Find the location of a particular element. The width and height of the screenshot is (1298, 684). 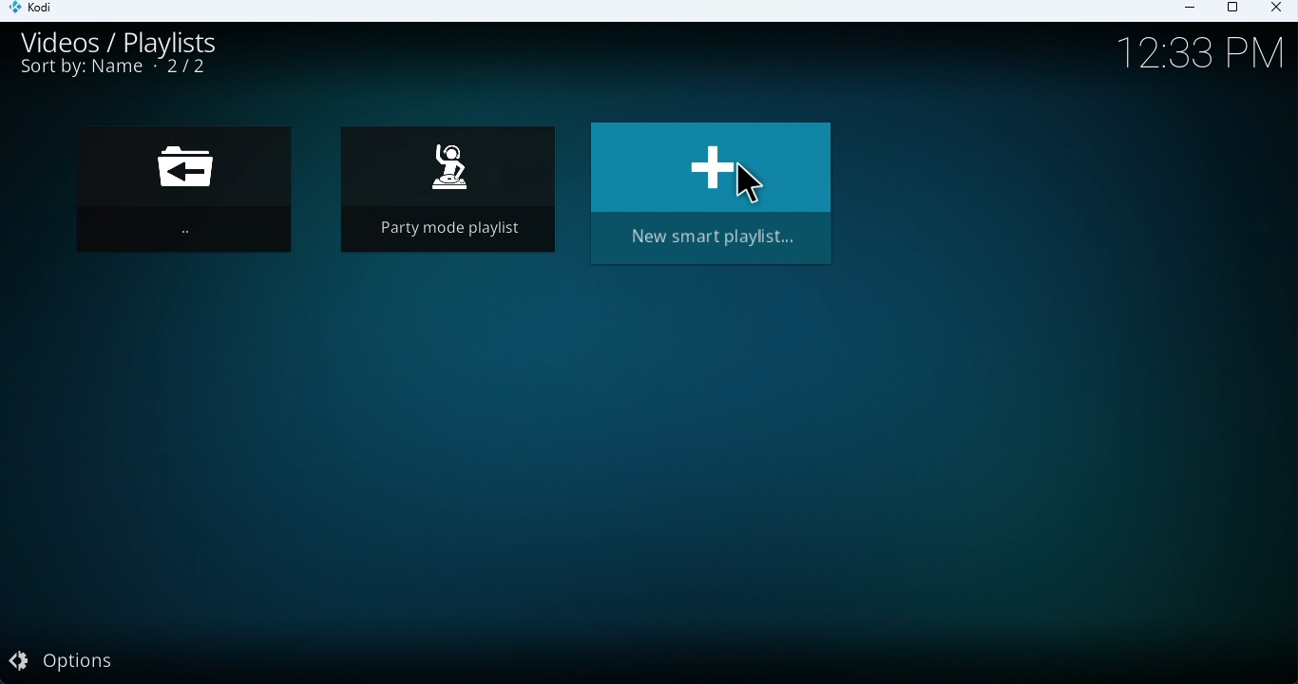

New smart playlist is located at coordinates (713, 194).